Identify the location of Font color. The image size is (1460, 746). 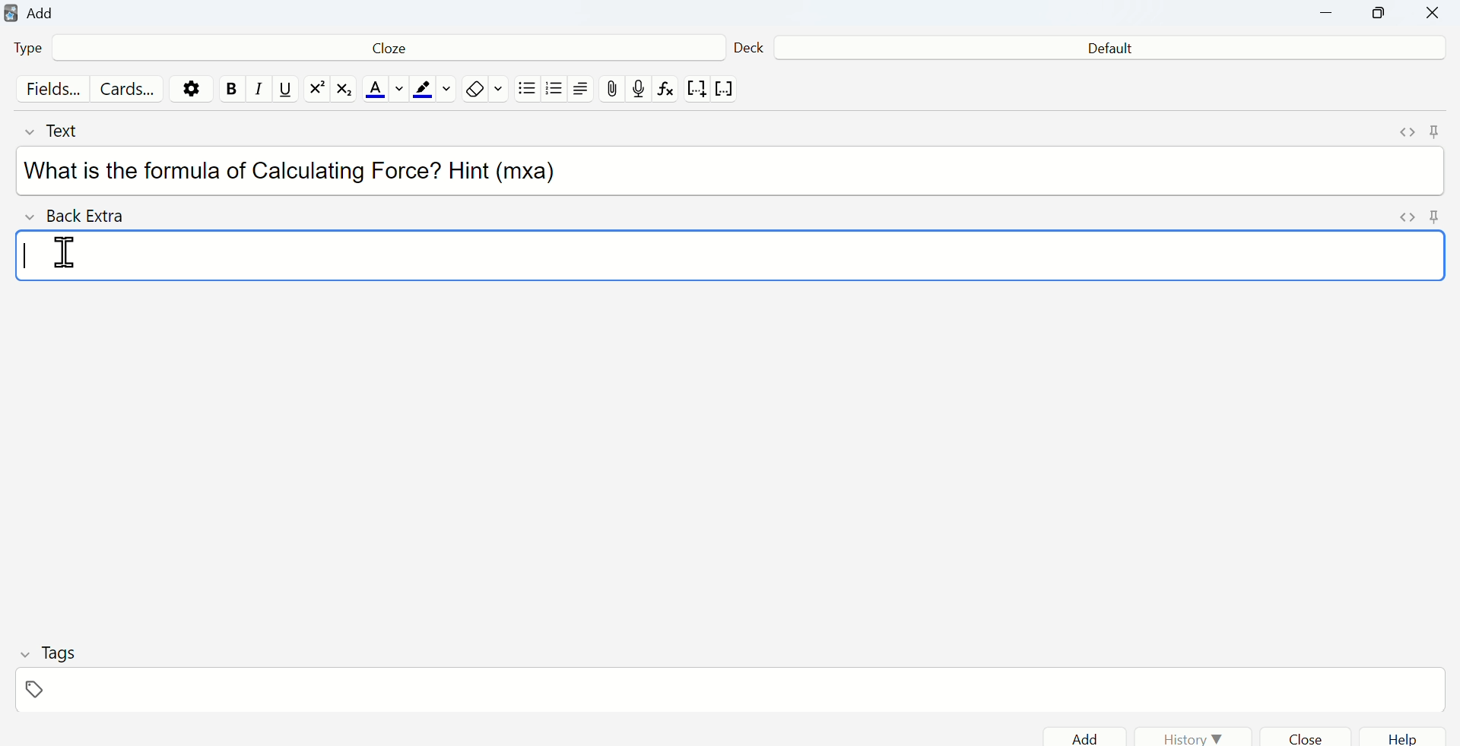
(382, 90).